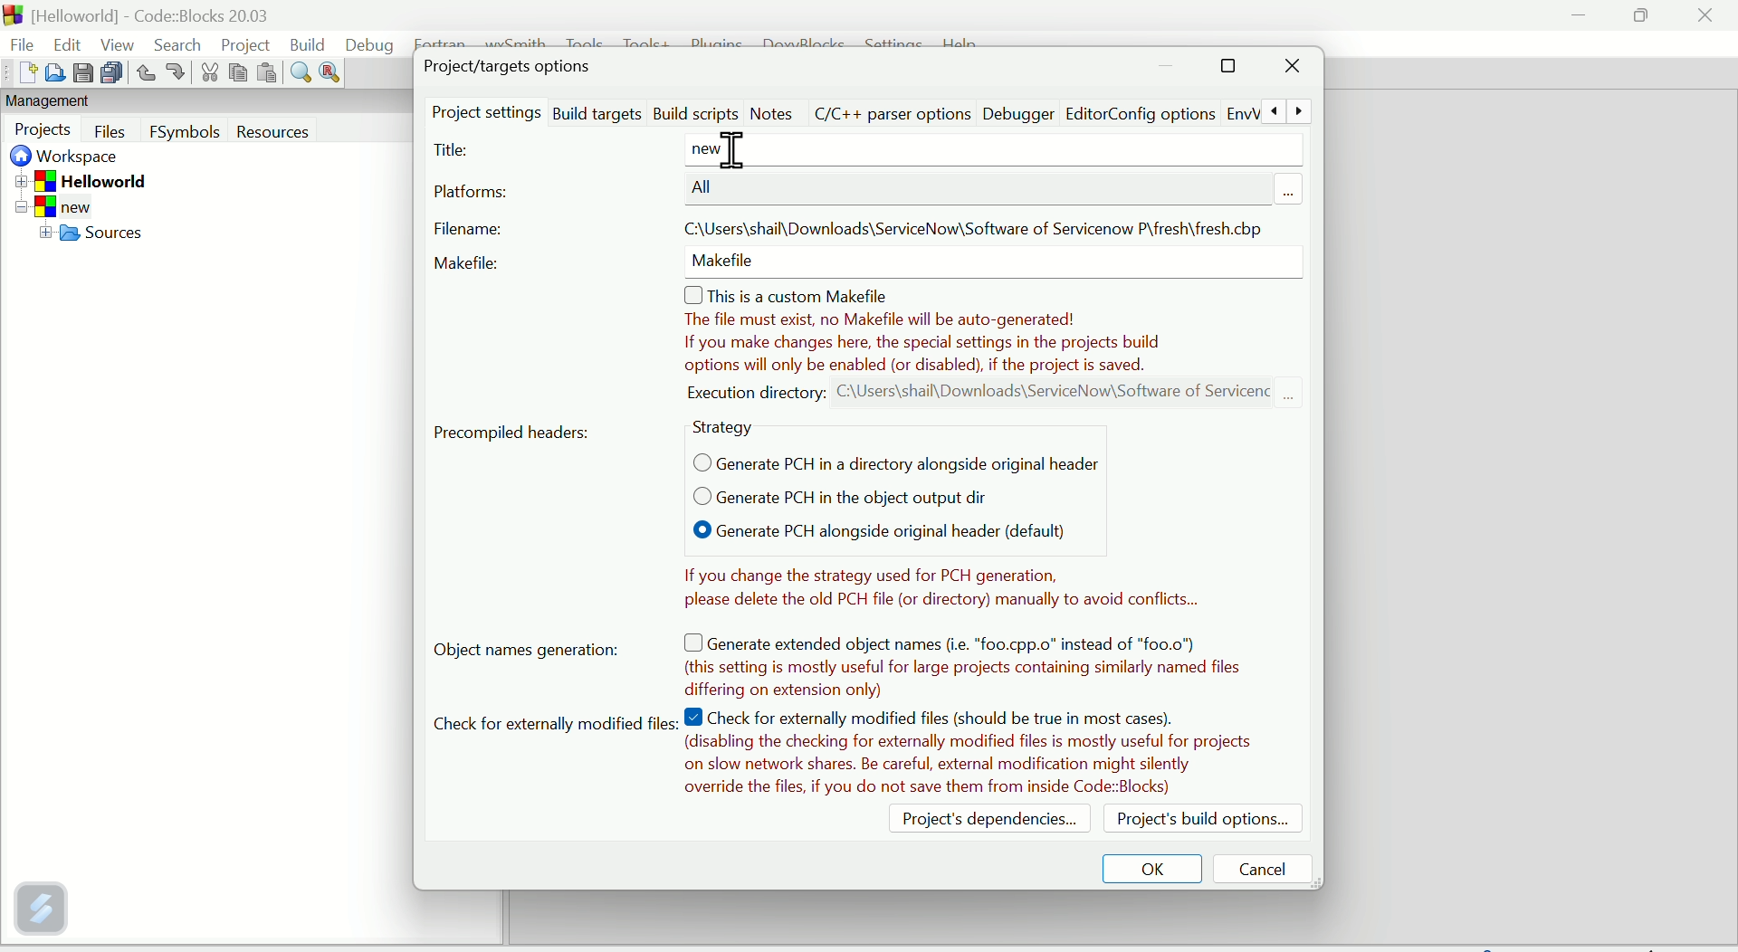 The width and height of the screenshot is (1738, 952). Describe the element at coordinates (1201, 818) in the screenshot. I see `Project build options` at that location.